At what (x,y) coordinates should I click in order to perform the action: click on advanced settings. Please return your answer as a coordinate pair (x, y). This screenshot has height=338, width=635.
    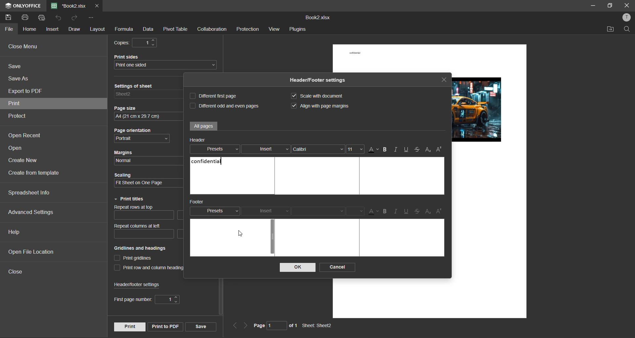
    Looking at the image, I should click on (33, 213).